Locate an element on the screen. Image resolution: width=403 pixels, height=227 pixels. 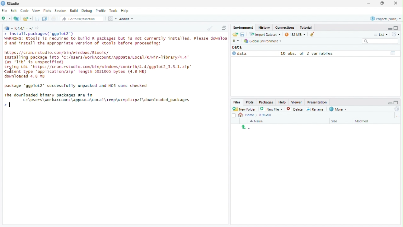
View current working directory is located at coordinates (38, 28).